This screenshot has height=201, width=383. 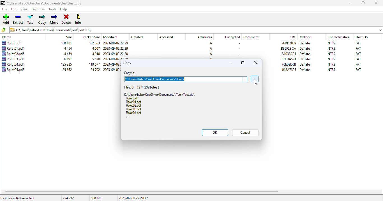 What do you see at coordinates (13, 48) in the screenshot?
I see `file` at bounding box center [13, 48].